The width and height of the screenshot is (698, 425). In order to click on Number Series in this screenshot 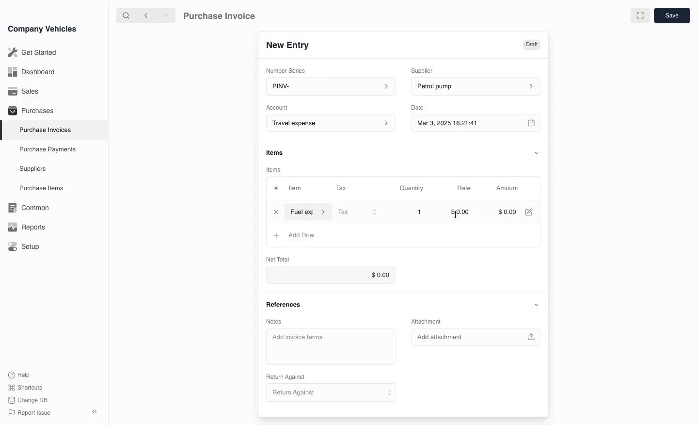, I will do `click(289, 69)`.